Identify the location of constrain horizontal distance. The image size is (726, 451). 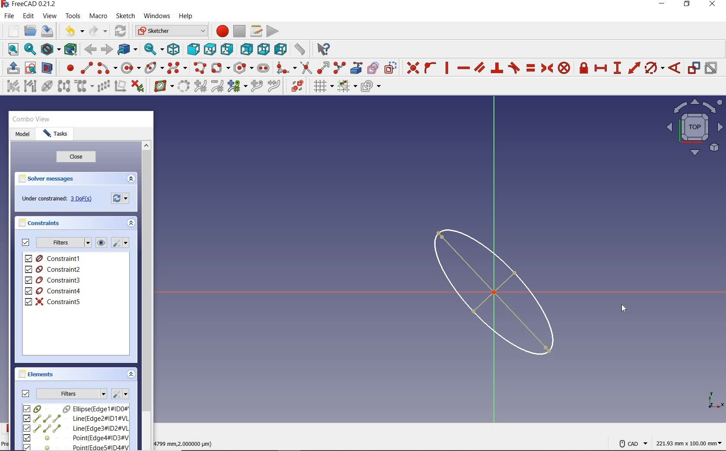
(600, 67).